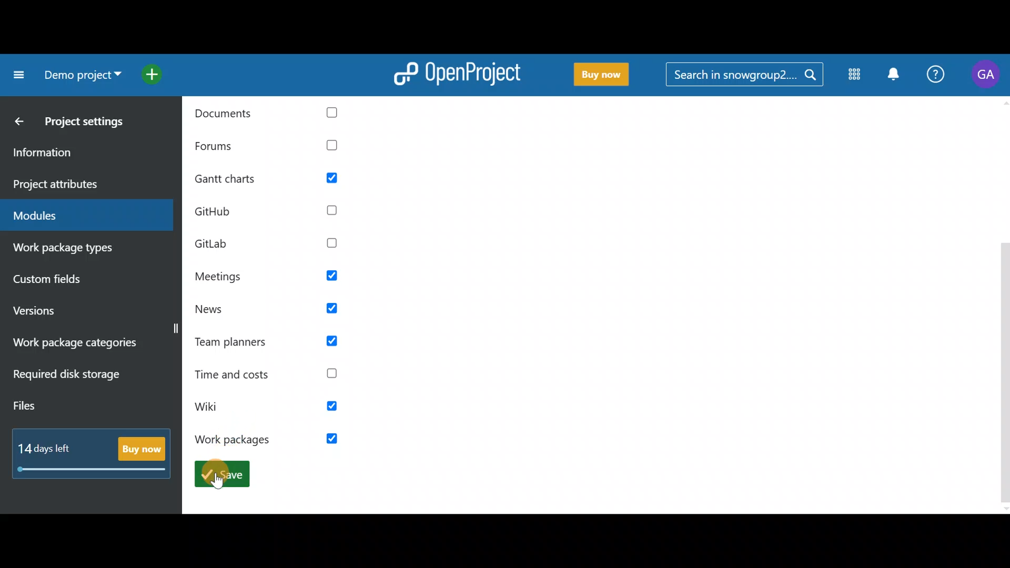 The image size is (1010, 568). I want to click on GitLab, so click(272, 242).